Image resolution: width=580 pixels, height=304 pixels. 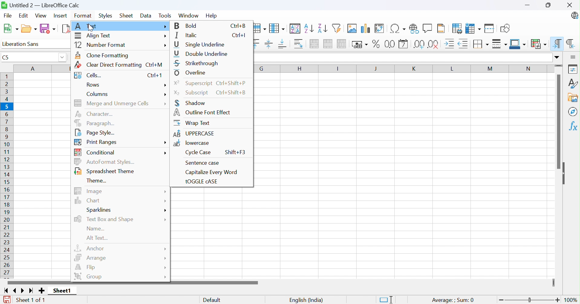 I want to click on Clone formatting, so click(x=103, y=55).